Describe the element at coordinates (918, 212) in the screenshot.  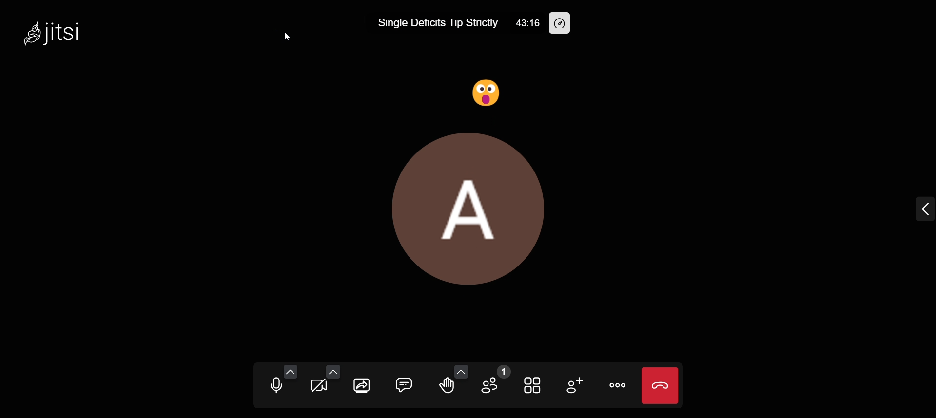
I see `expand` at that location.